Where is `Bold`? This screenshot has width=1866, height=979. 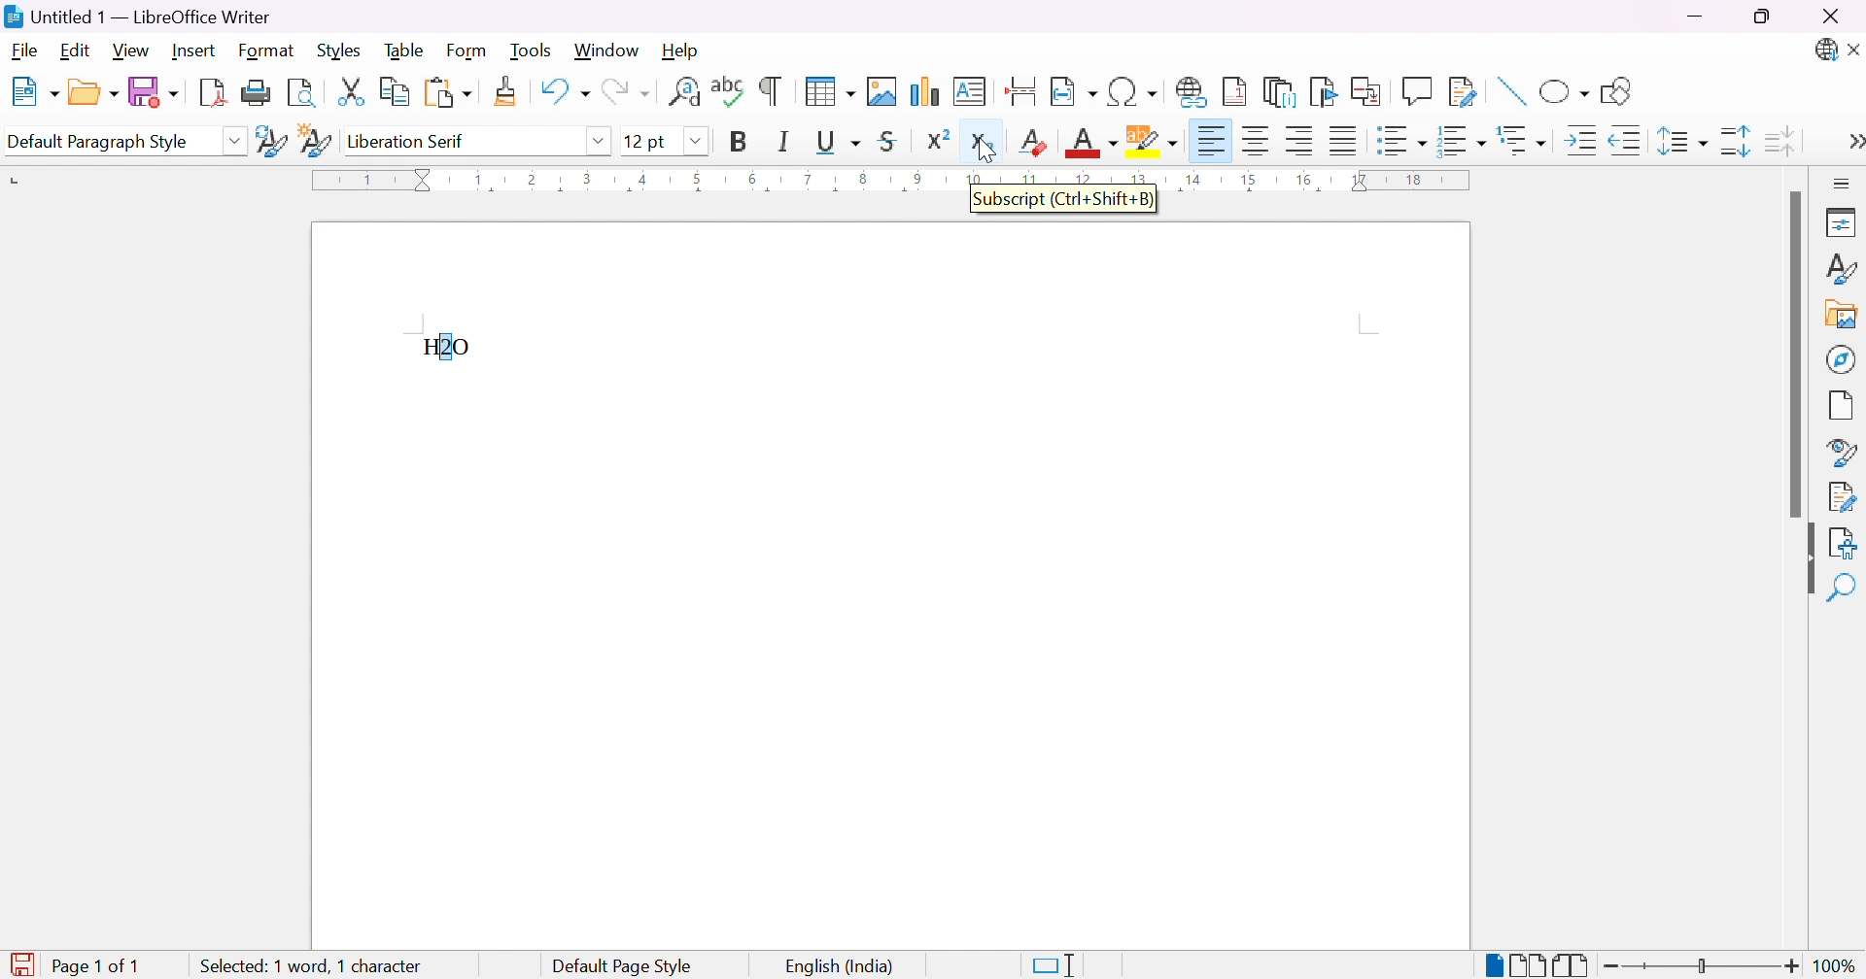
Bold is located at coordinates (739, 141).